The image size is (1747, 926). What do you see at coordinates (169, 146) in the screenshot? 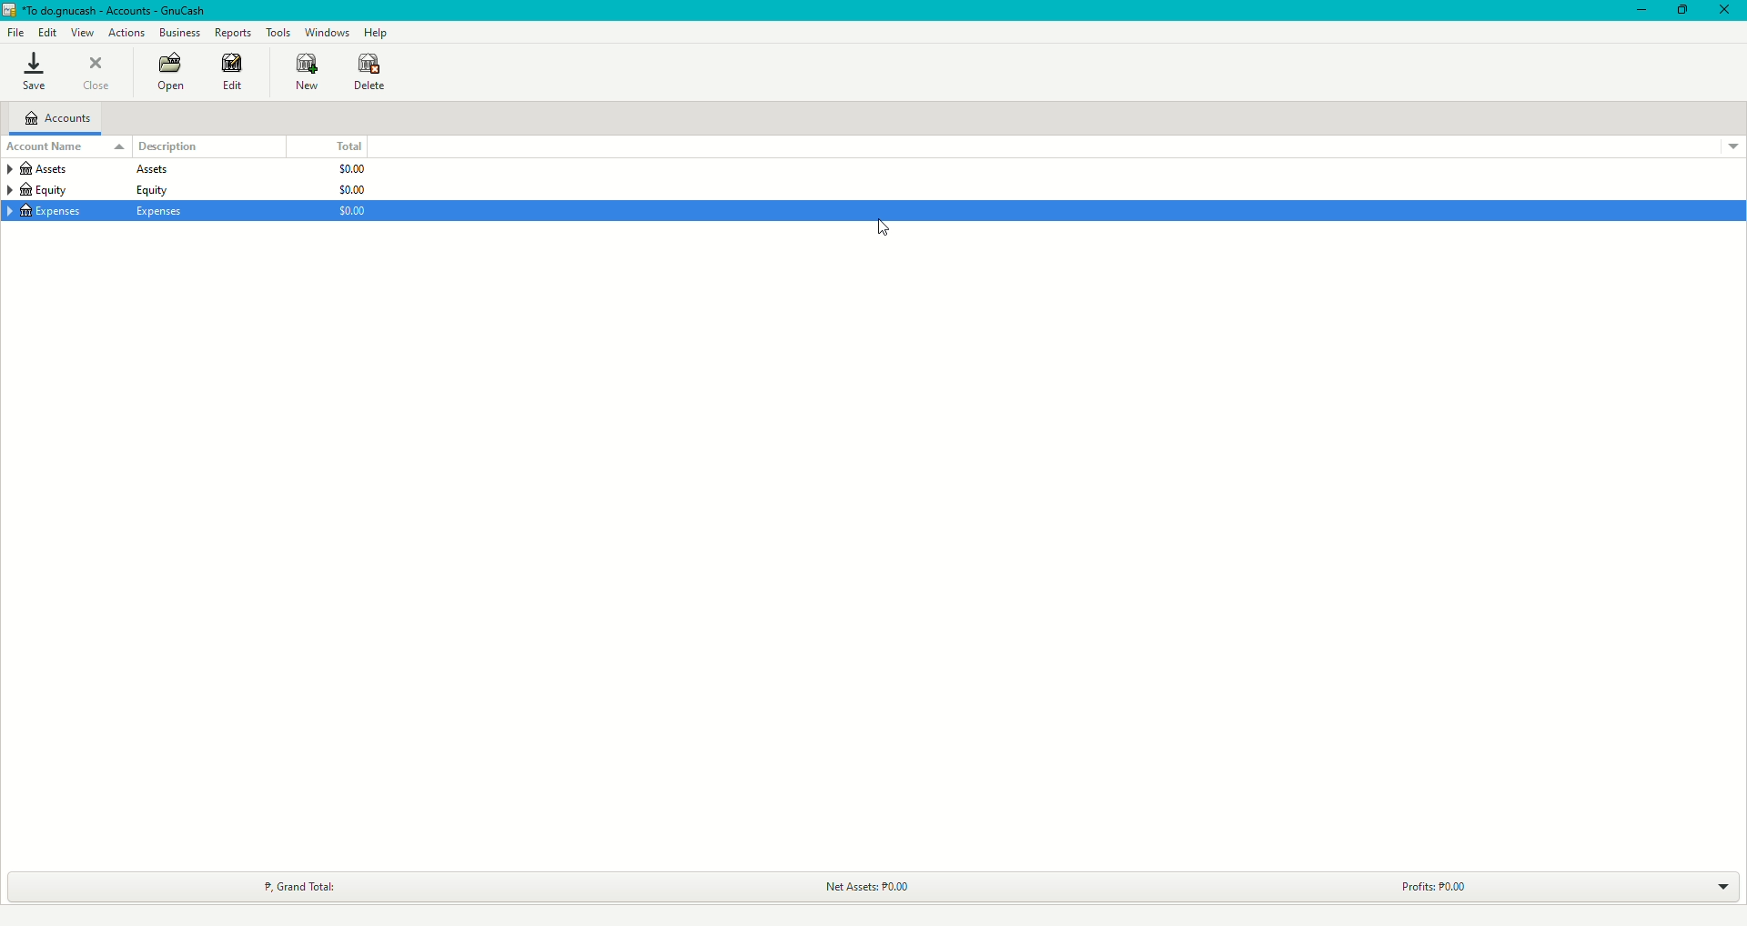
I see `Description` at bounding box center [169, 146].